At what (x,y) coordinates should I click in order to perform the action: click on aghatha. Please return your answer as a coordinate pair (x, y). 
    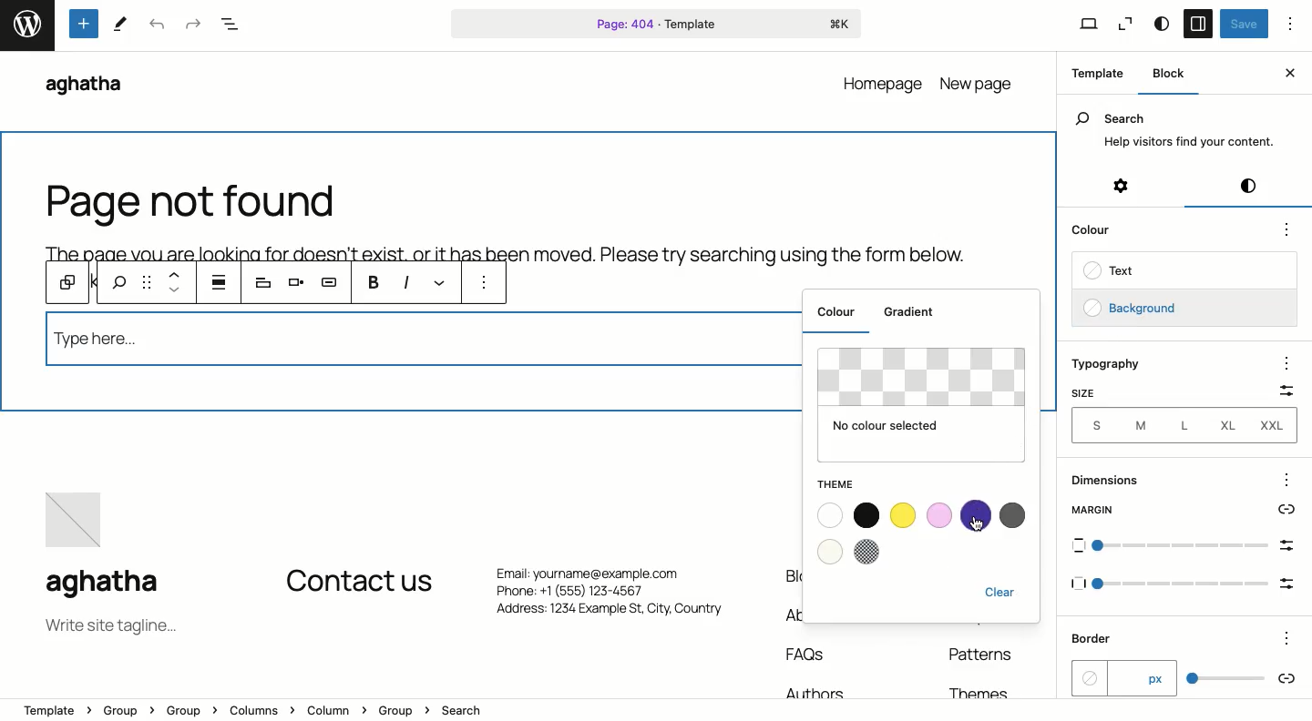
    Looking at the image, I should click on (118, 585).